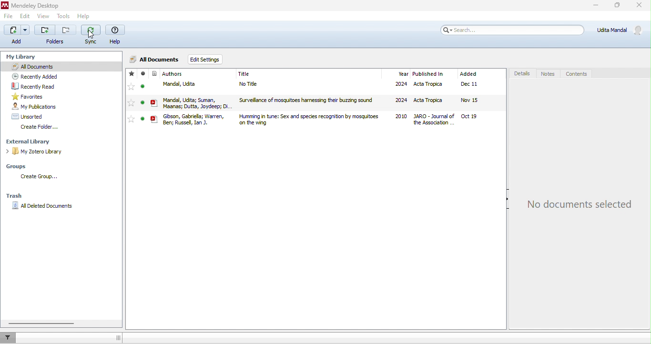 The image size is (651, 344). Describe the element at coordinates (20, 166) in the screenshot. I see `groups` at that location.